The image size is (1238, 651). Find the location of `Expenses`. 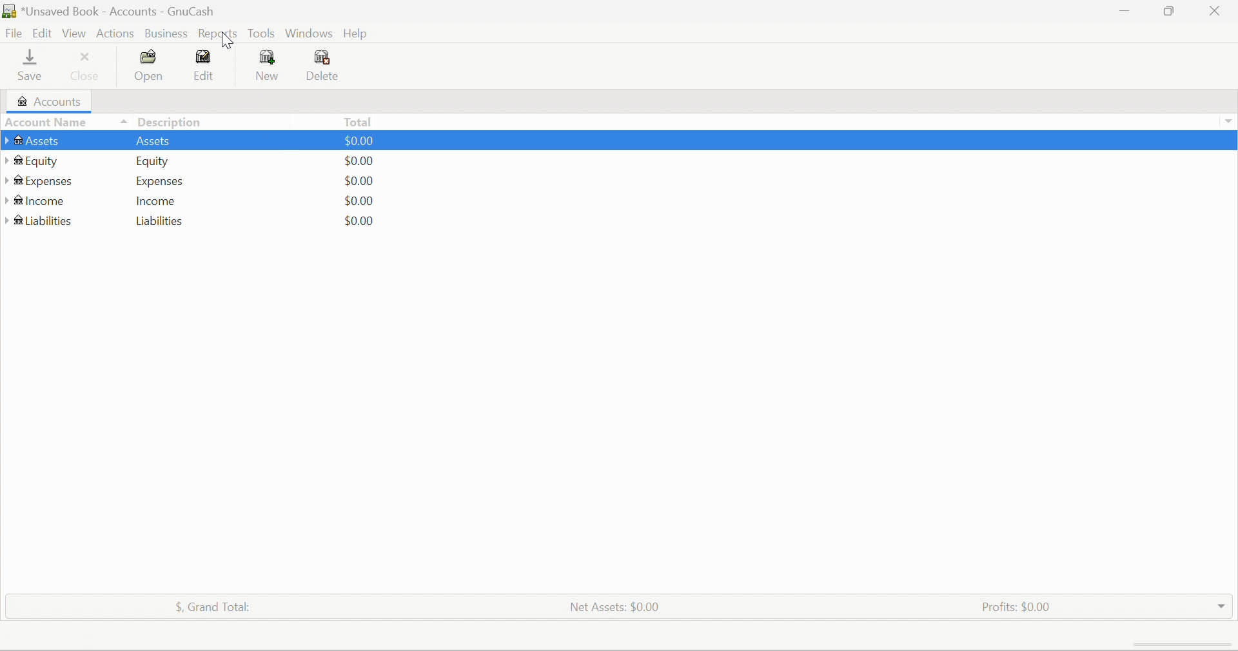

Expenses is located at coordinates (161, 183).